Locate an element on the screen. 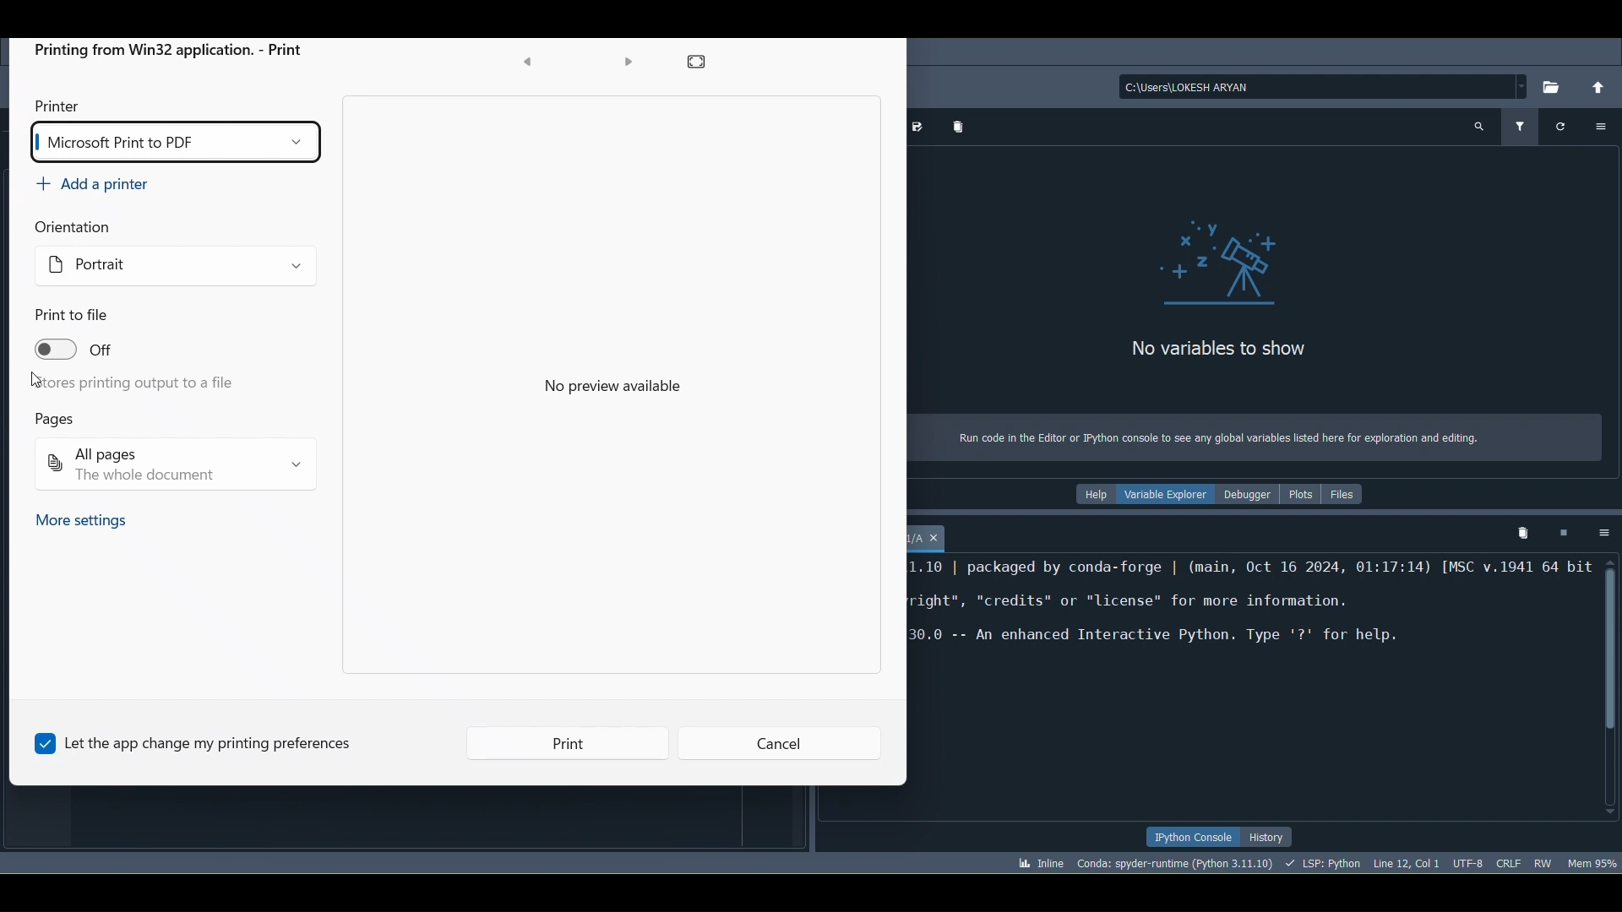 The image size is (1622, 912). Competitions, linting, code folding and symbols status is located at coordinates (1326, 865).